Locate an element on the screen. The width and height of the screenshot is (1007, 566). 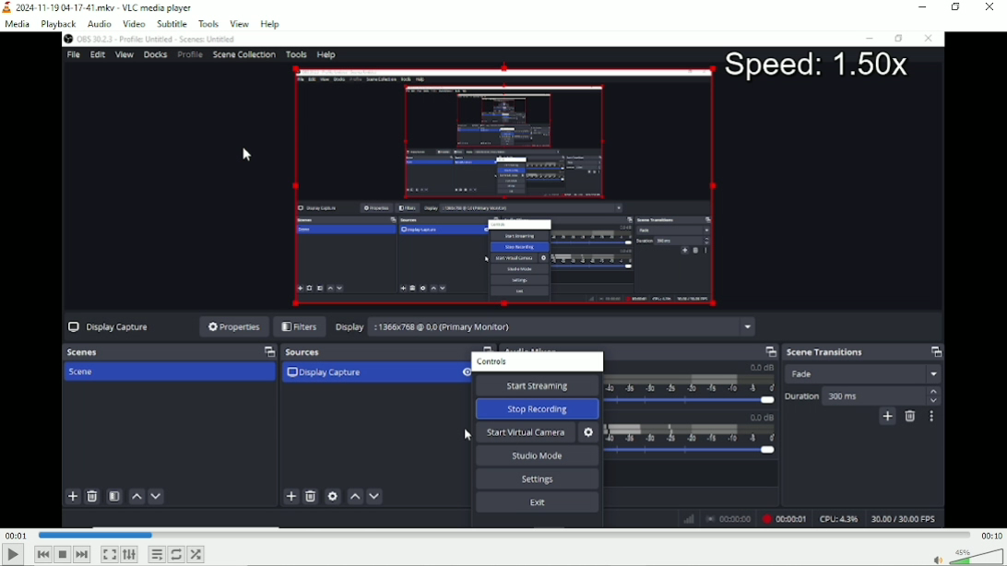
minimize is located at coordinates (918, 7).